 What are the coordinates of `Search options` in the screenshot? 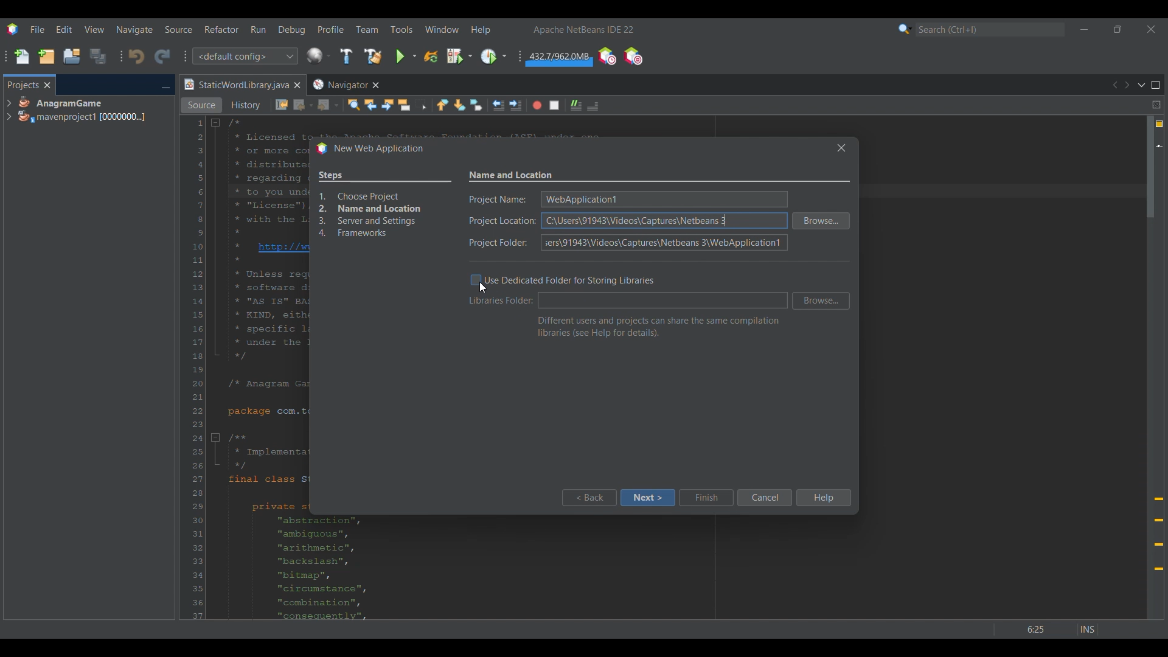 It's located at (905, 29).